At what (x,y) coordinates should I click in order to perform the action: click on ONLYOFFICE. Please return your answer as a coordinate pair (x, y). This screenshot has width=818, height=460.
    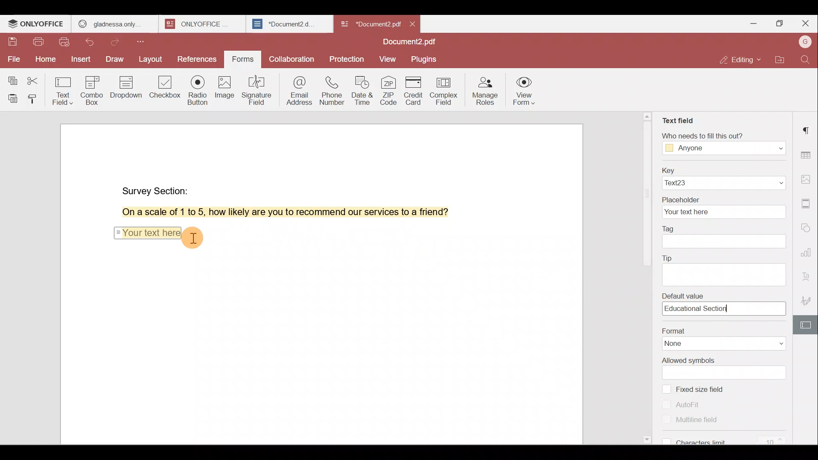
    Looking at the image, I should click on (204, 24).